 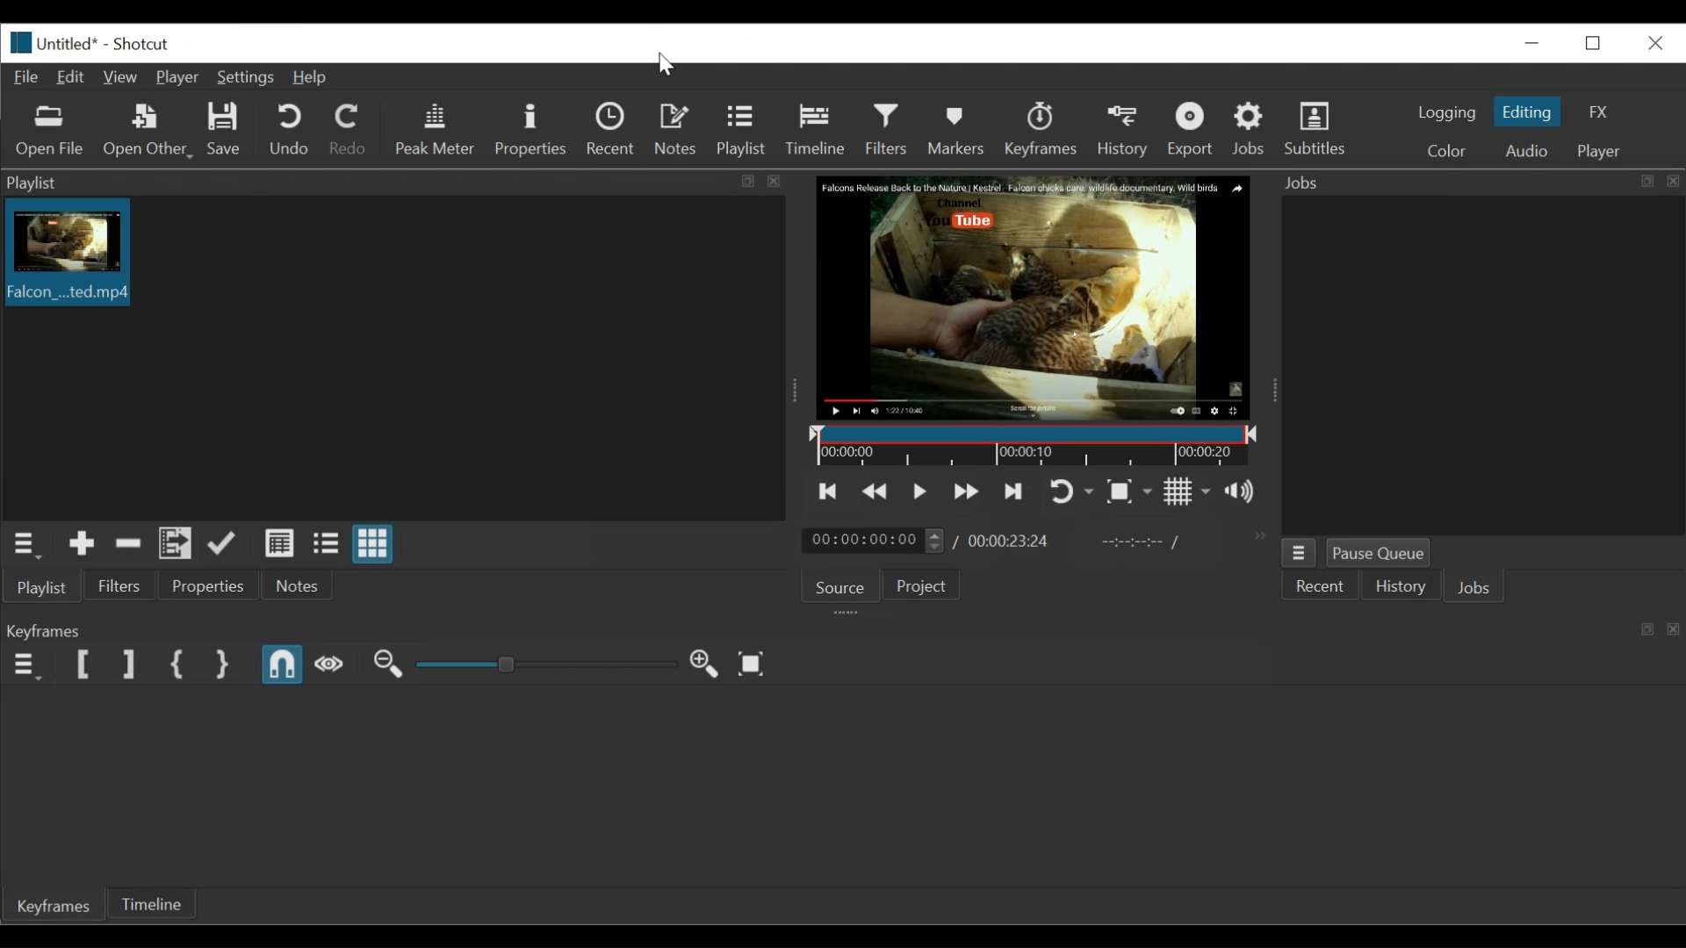 What do you see at coordinates (129, 666) in the screenshot?
I see `Set Filter last` at bounding box center [129, 666].